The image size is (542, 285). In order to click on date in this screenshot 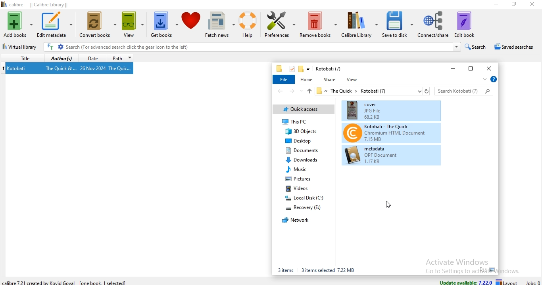, I will do `click(91, 58)`.